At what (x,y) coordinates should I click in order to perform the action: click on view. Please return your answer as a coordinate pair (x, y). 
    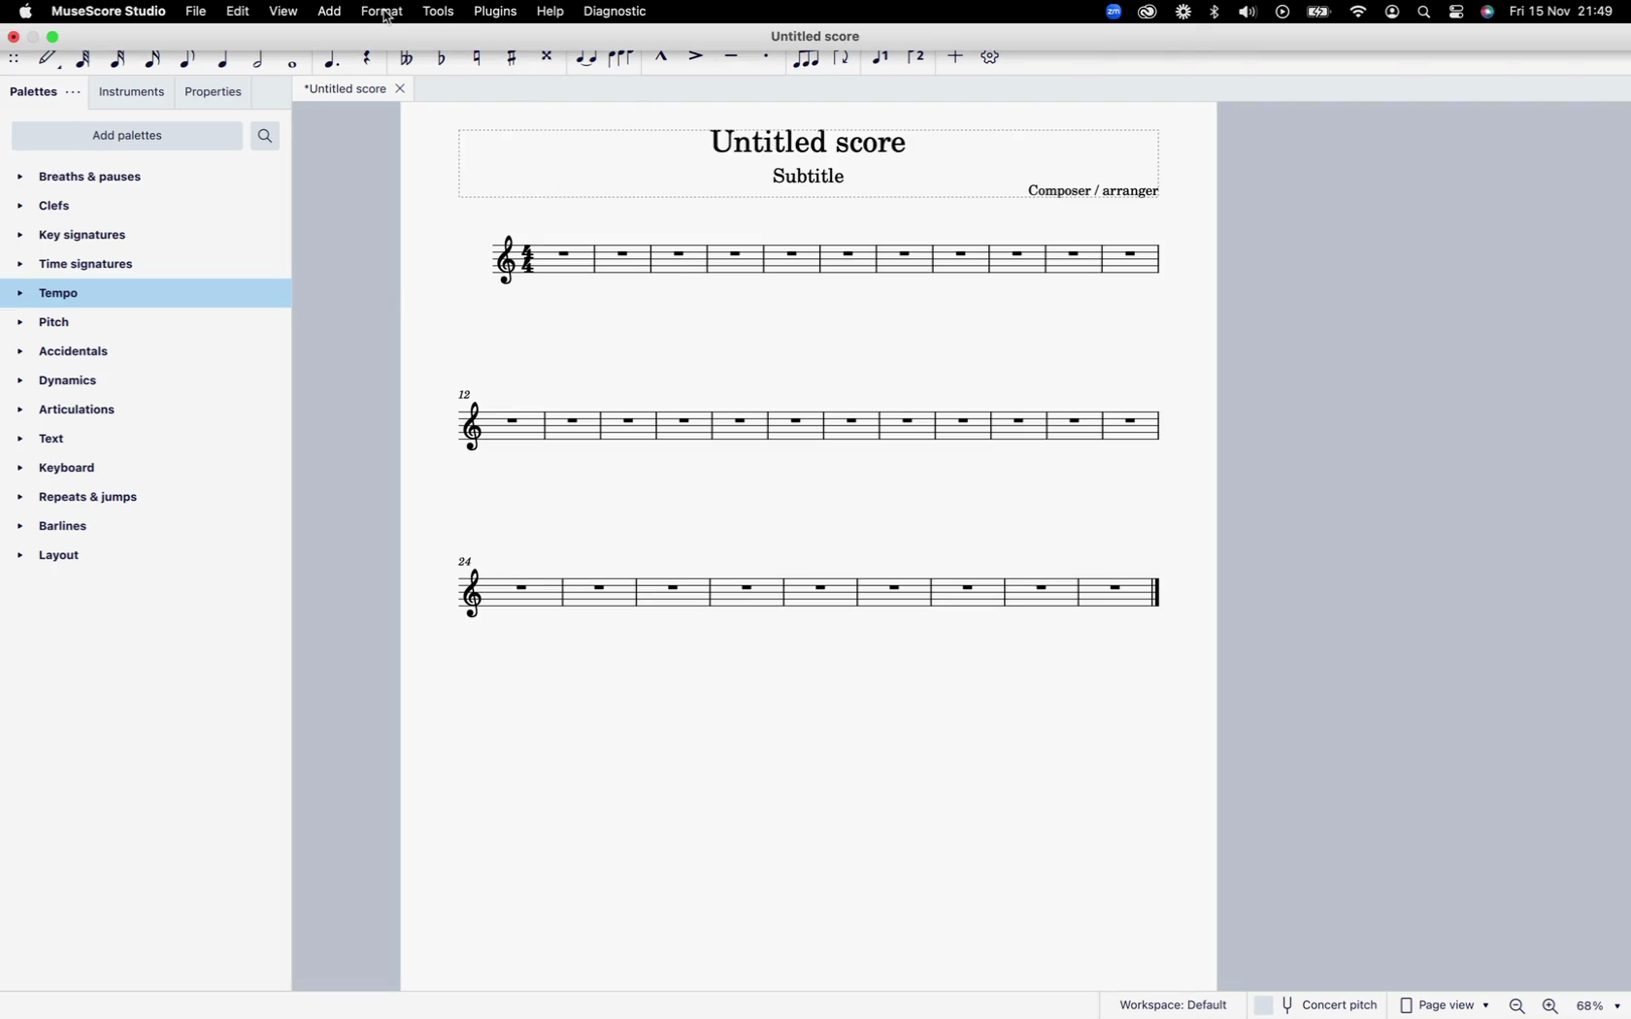
    Looking at the image, I should click on (283, 11).